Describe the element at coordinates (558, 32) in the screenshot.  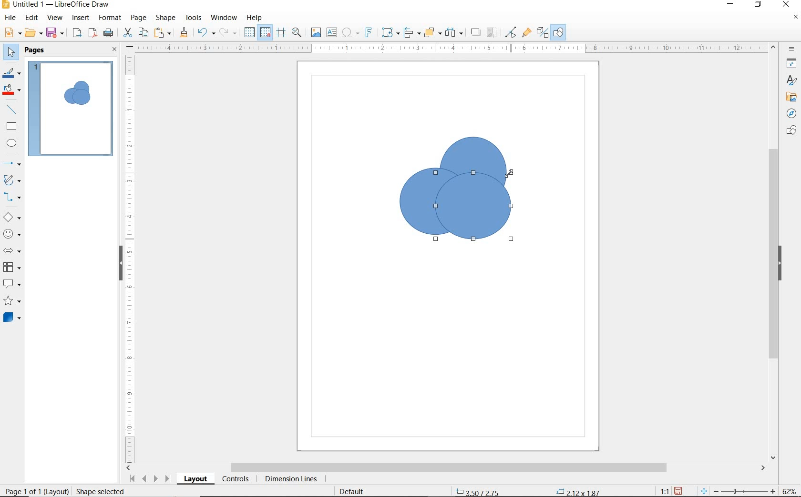
I see `SHOW DRAW FUNCTONS` at that location.